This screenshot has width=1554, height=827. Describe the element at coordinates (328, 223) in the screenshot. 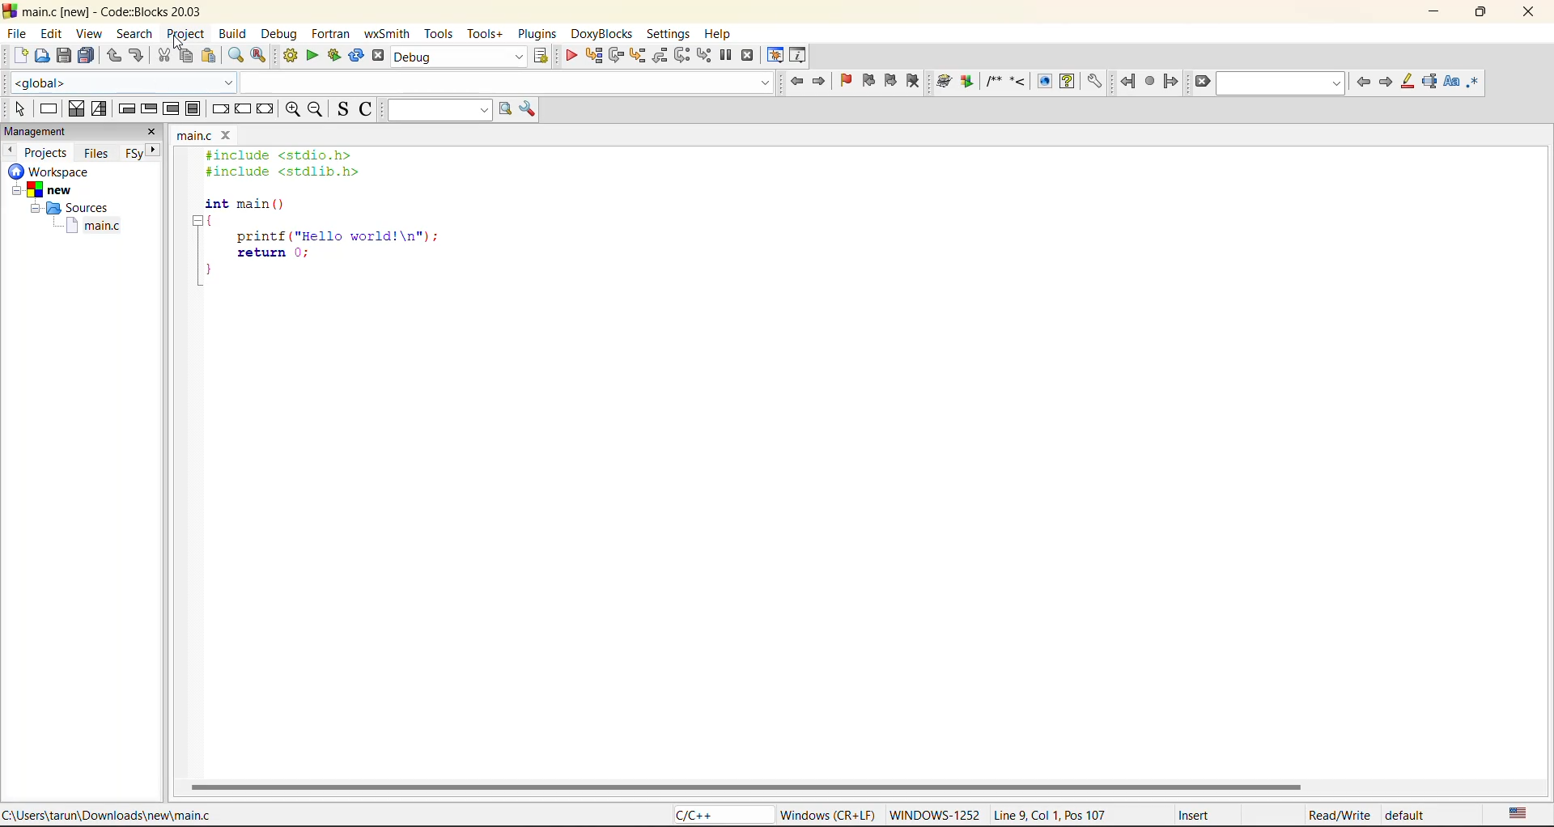

I see `#include <stdio.h>

#include <stdlib.h>

int main ()

{
printf ("Hello world!\n");
return 0;

}` at that location.